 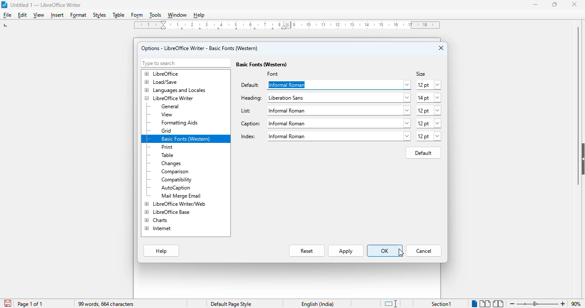 I want to click on grid, so click(x=167, y=131).